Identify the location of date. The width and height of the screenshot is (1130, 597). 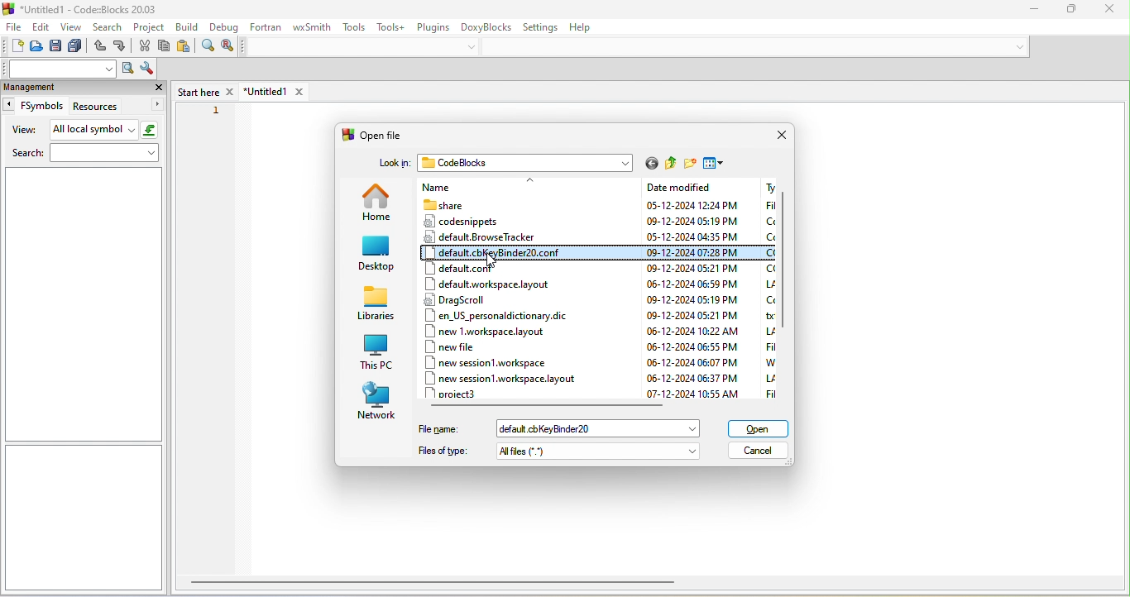
(690, 331).